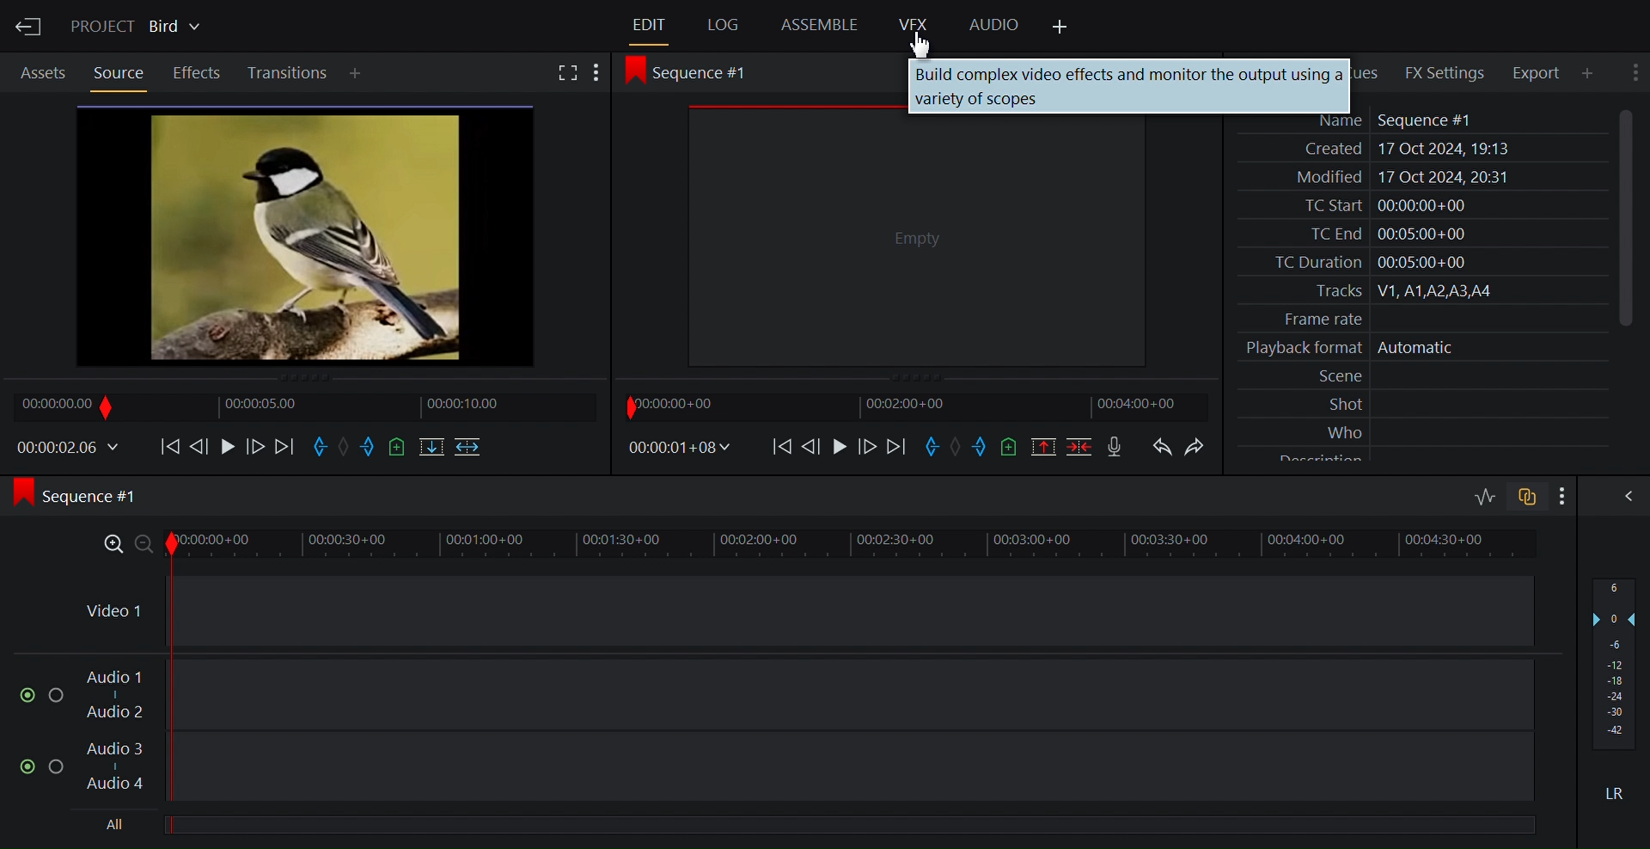 Image resolution: width=1650 pixels, height=849 pixels. Describe the element at coordinates (1637, 69) in the screenshot. I see `Show settings menu` at that location.